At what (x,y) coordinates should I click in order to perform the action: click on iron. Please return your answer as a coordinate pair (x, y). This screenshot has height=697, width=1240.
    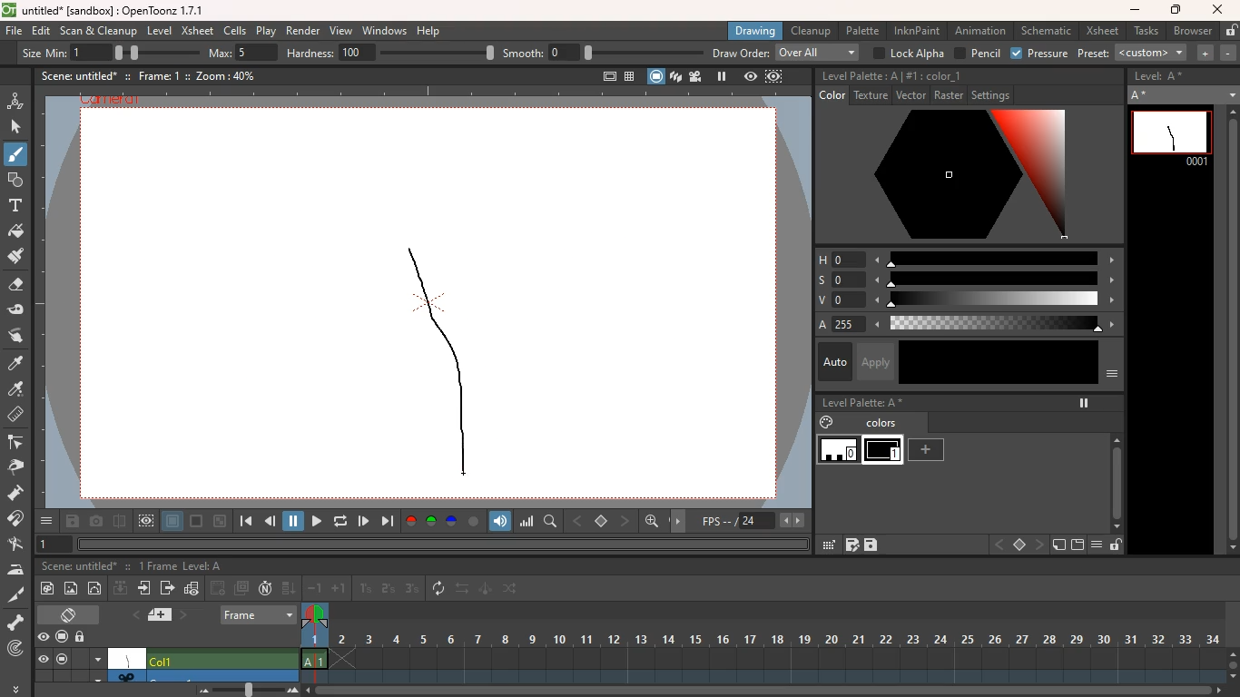
    Looking at the image, I should click on (19, 570).